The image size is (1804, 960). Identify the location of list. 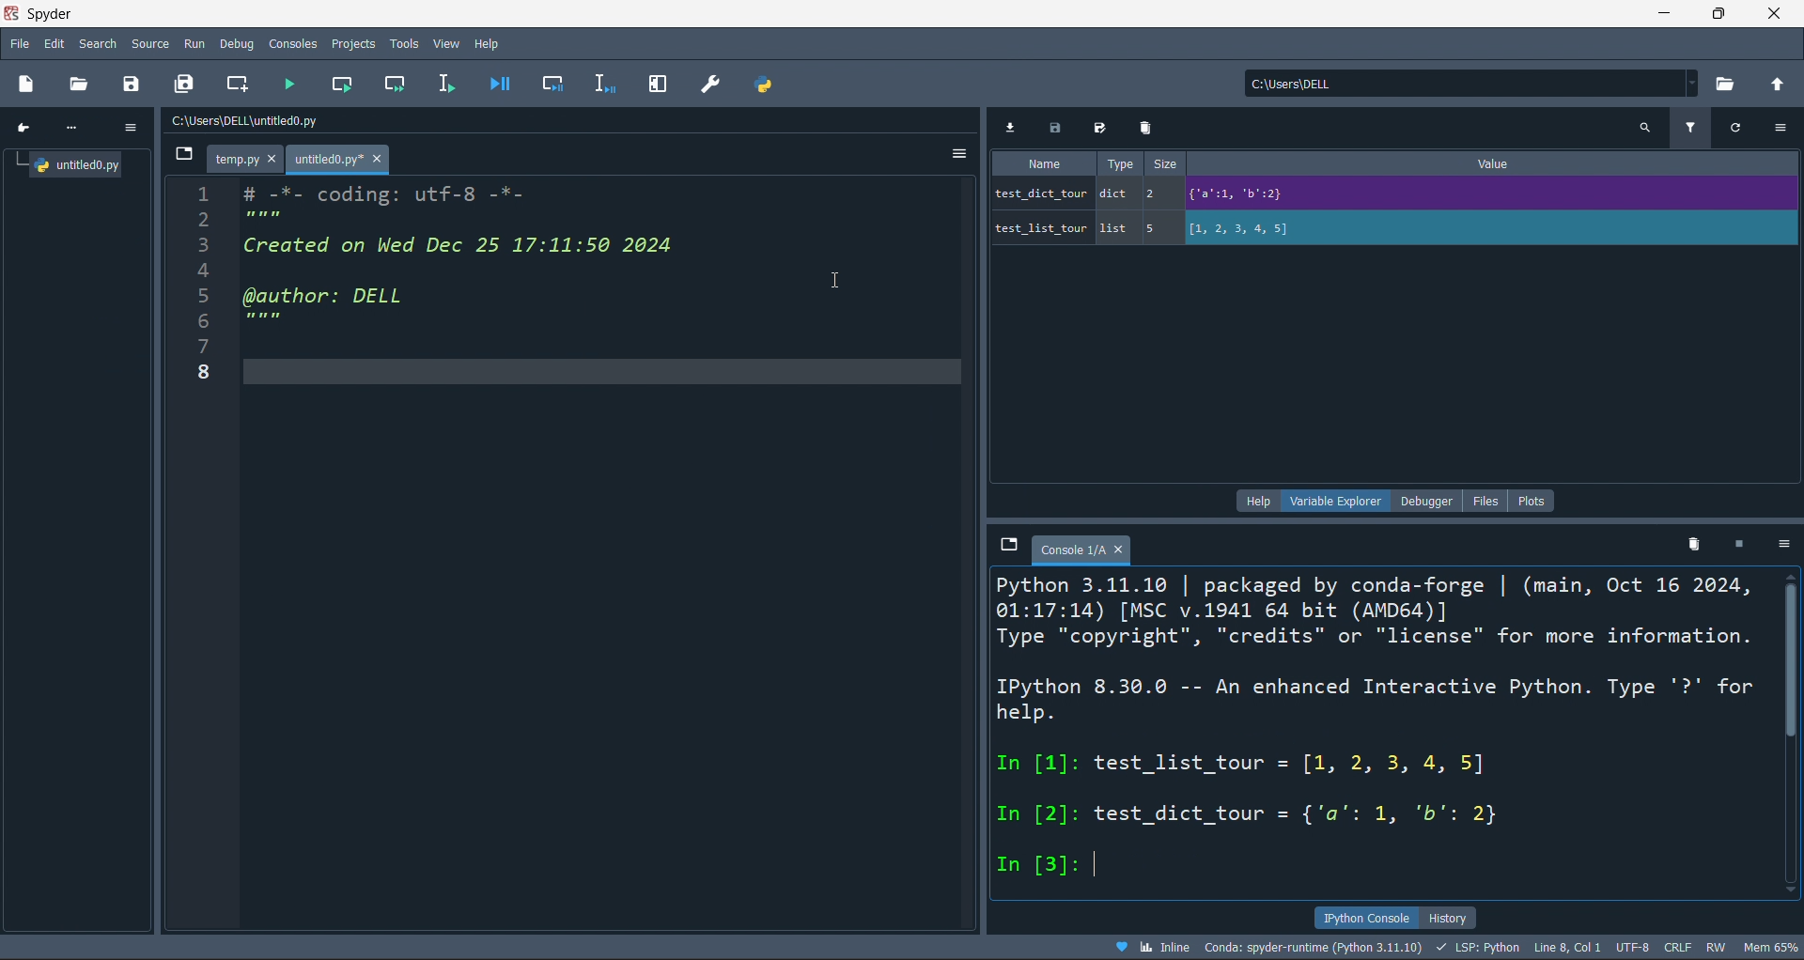
(1116, 228).